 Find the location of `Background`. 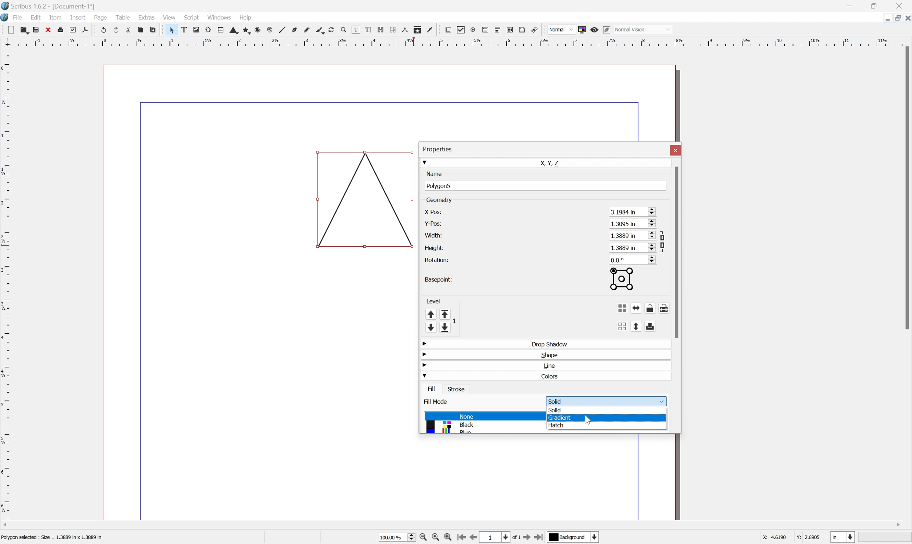

Background is located at coordinates (568, 537).